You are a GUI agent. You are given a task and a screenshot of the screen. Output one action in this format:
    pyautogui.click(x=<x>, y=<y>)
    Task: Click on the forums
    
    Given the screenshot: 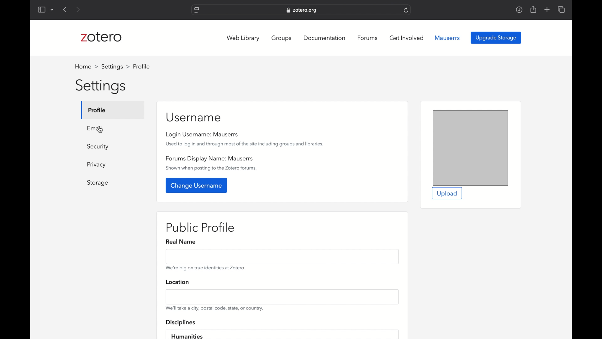 What is the action you would take?
    pyautogui.click(x=367, y=38)
    